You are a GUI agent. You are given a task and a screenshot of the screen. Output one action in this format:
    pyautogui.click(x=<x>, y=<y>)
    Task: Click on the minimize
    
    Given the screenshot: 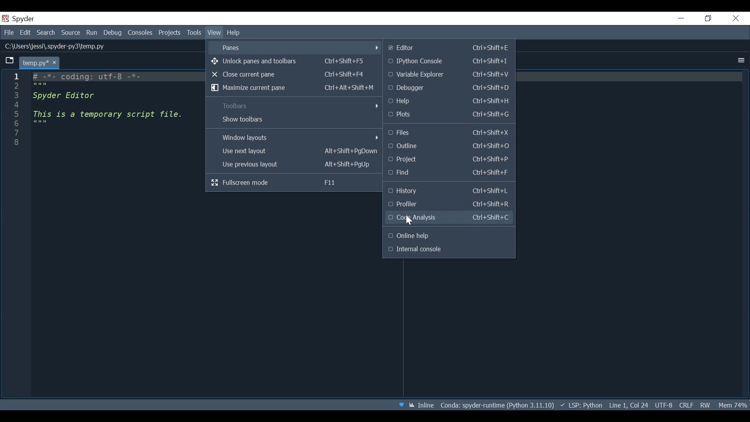 What is the action you would take?
    pyautogui.click(x=680, y=18)
    